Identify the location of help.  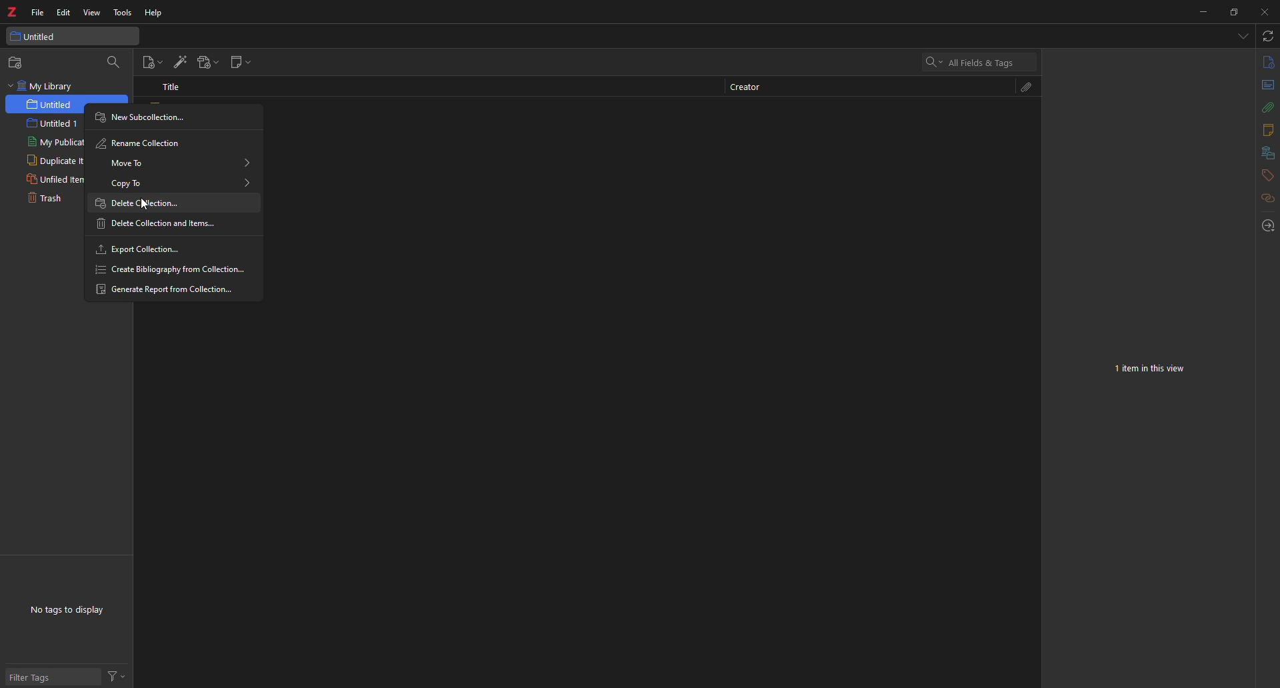
(155, 13).